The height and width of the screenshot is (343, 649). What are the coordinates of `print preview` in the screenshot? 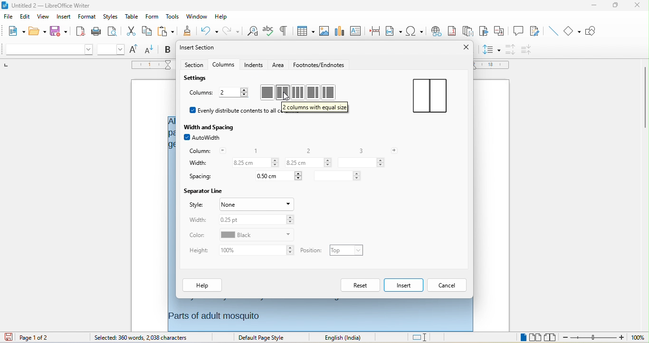 It's located at (113, 32).